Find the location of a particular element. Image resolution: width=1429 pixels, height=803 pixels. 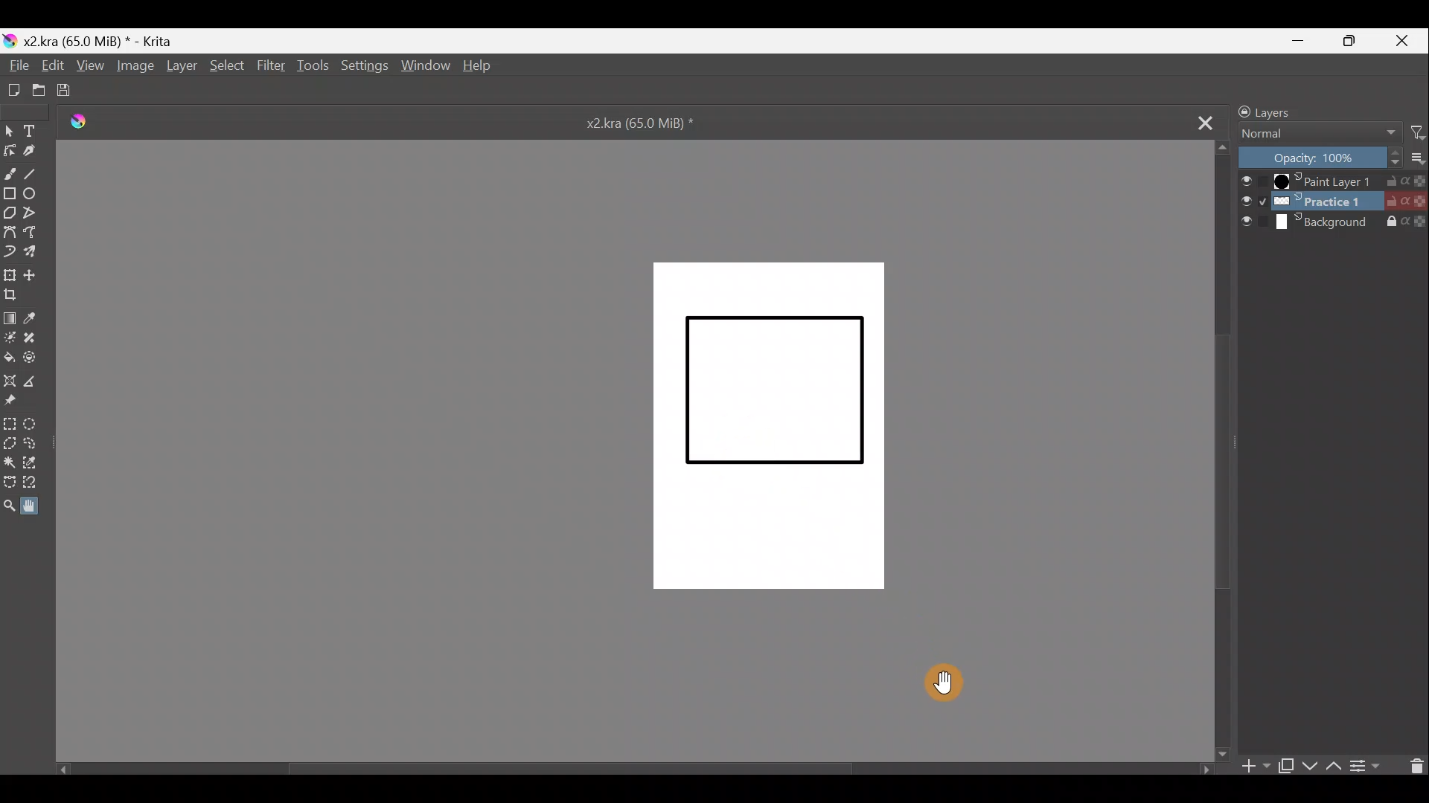

Paint Layer 1 is located at coordinates (1332, 183).